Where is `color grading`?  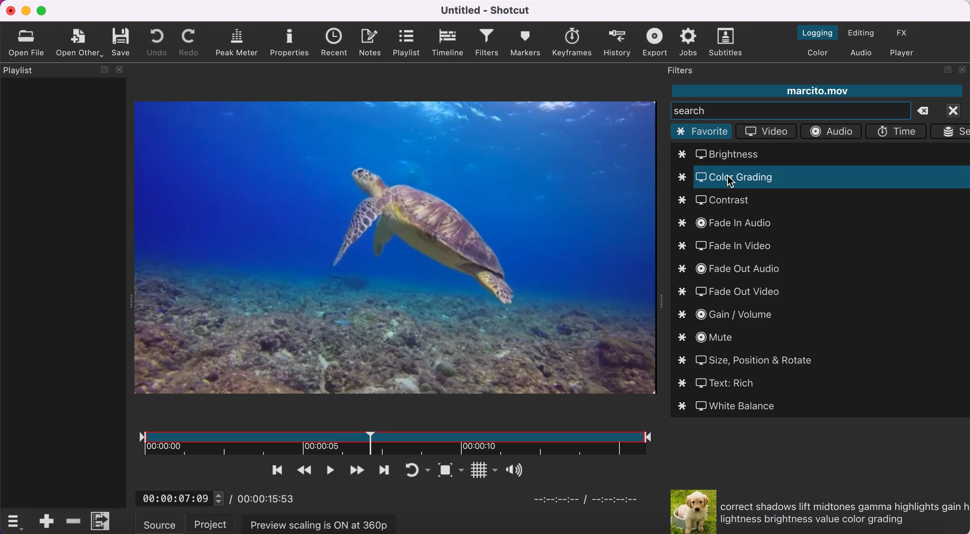 color grading is located at coordinates (684, 177).